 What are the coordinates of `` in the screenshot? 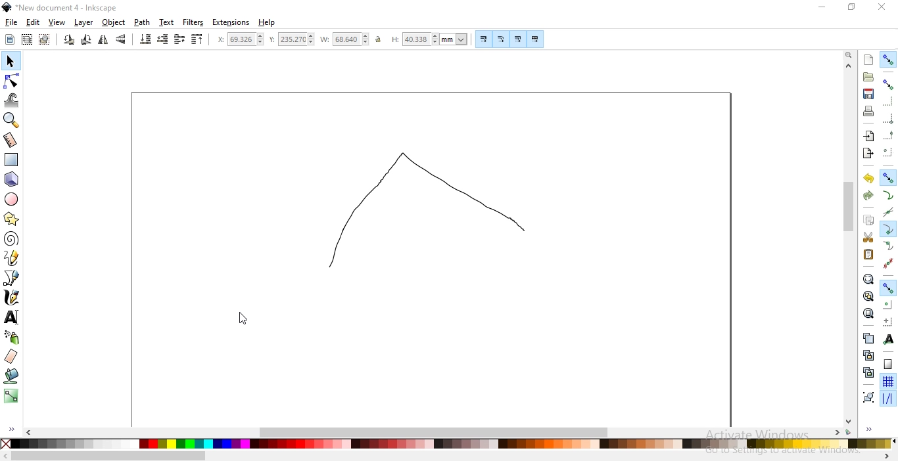 It's located at (484, 39).